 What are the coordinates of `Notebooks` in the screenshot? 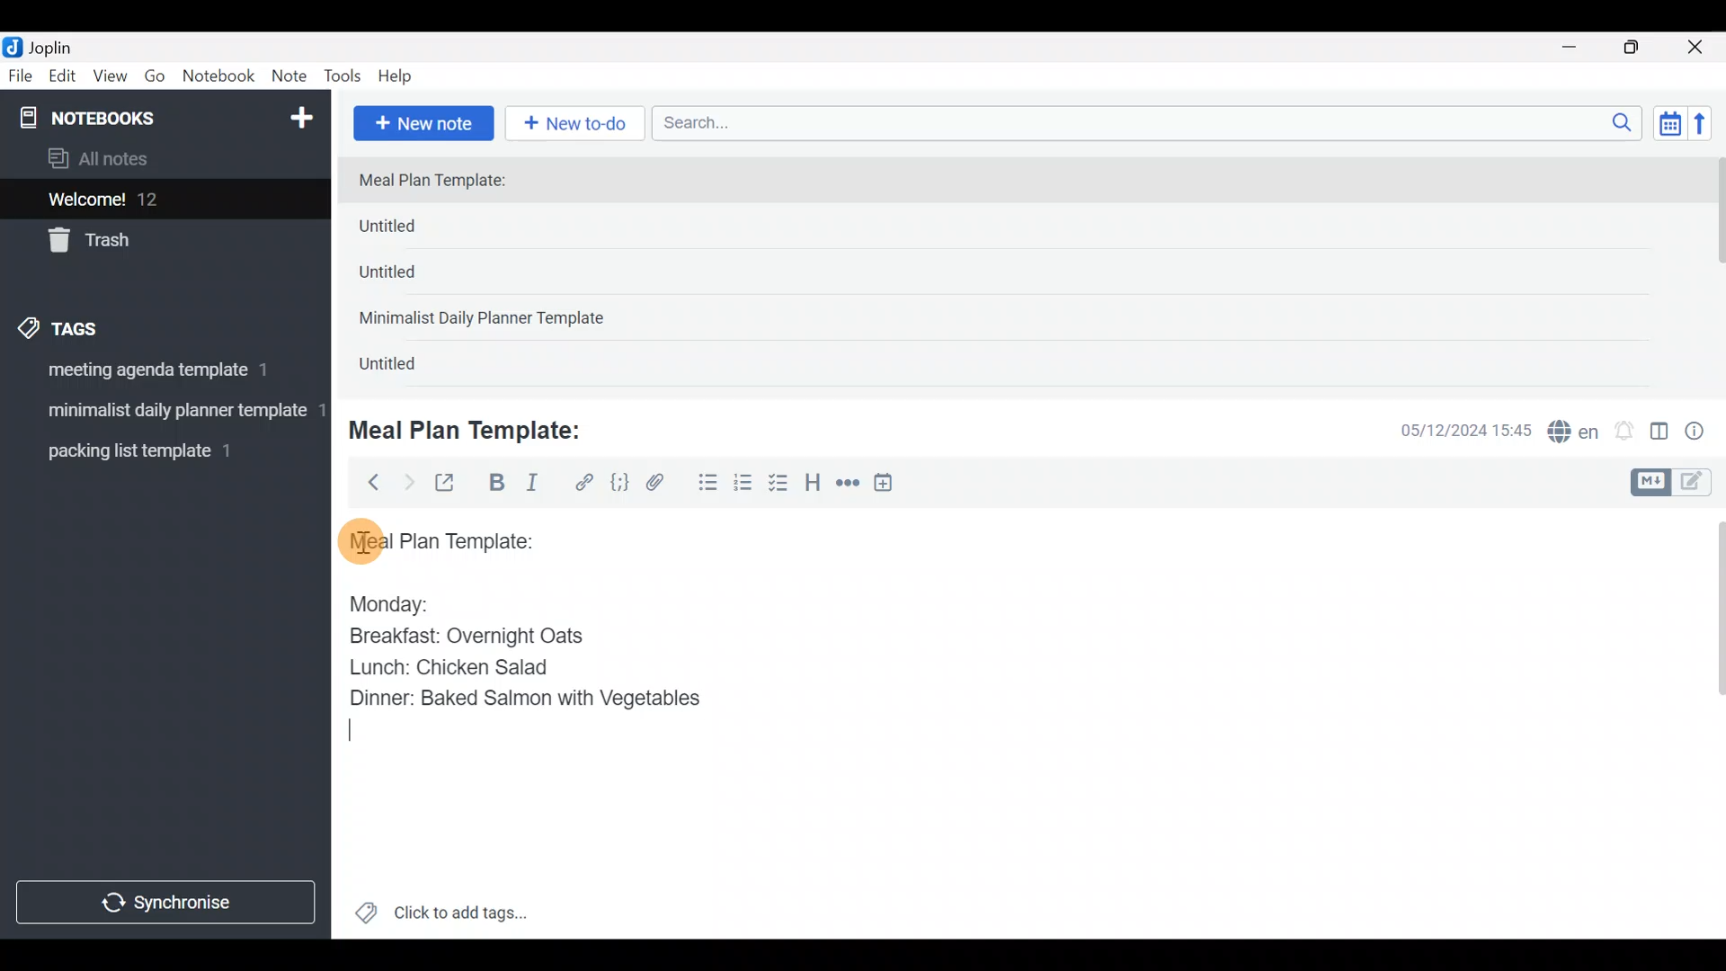 It's located at (127, 117).